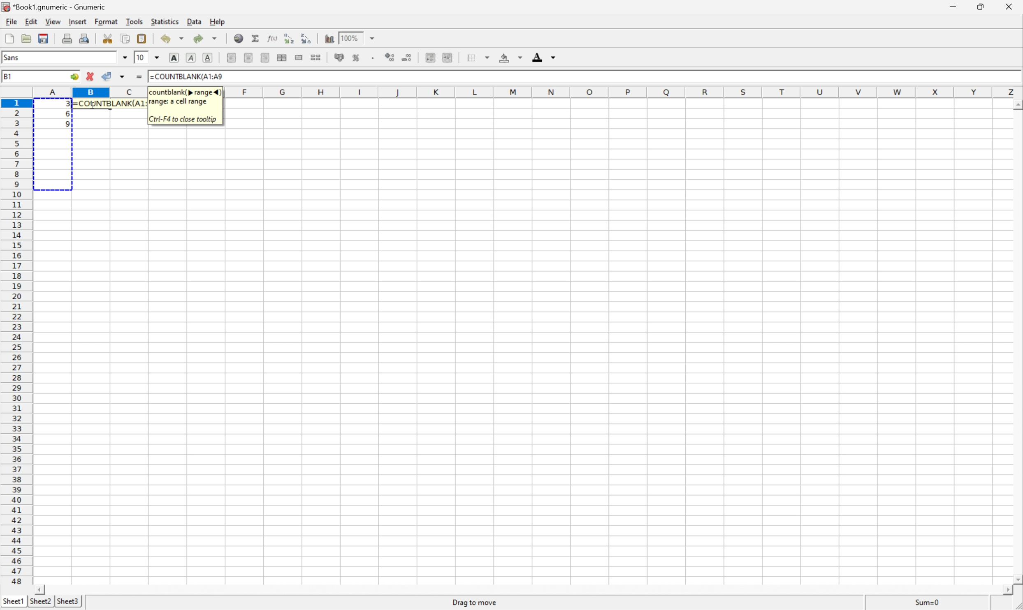 This screenshot has width=1023, height=610. I want to click on Print preview, so click(85, 37).